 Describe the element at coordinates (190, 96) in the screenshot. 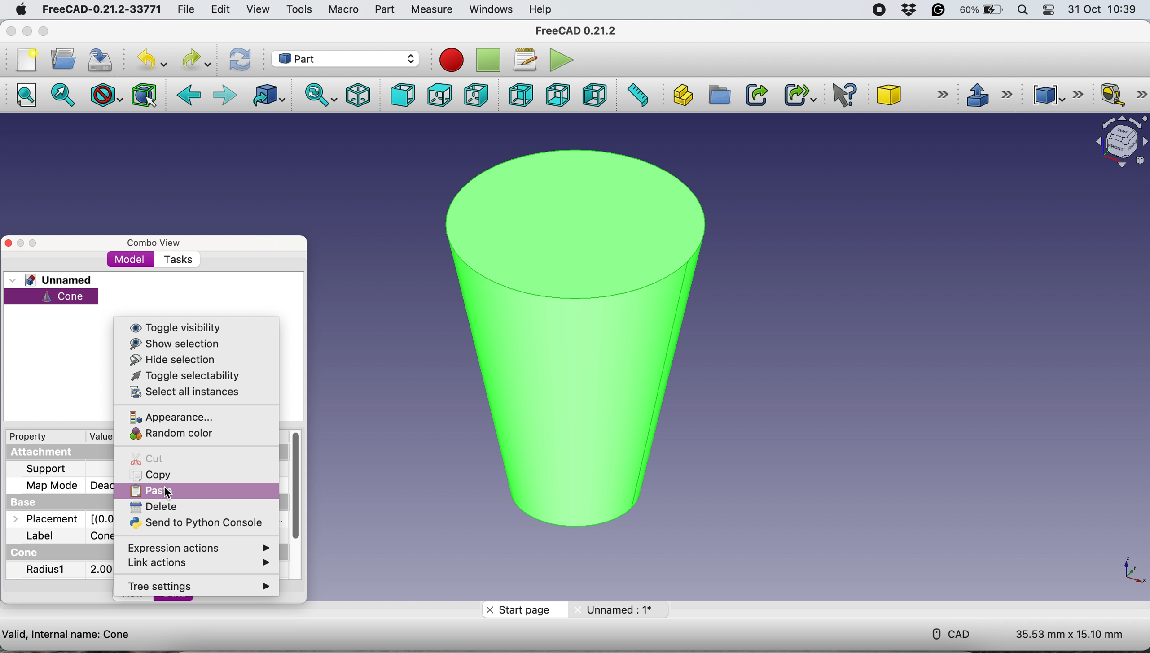

I see `back` at that location.